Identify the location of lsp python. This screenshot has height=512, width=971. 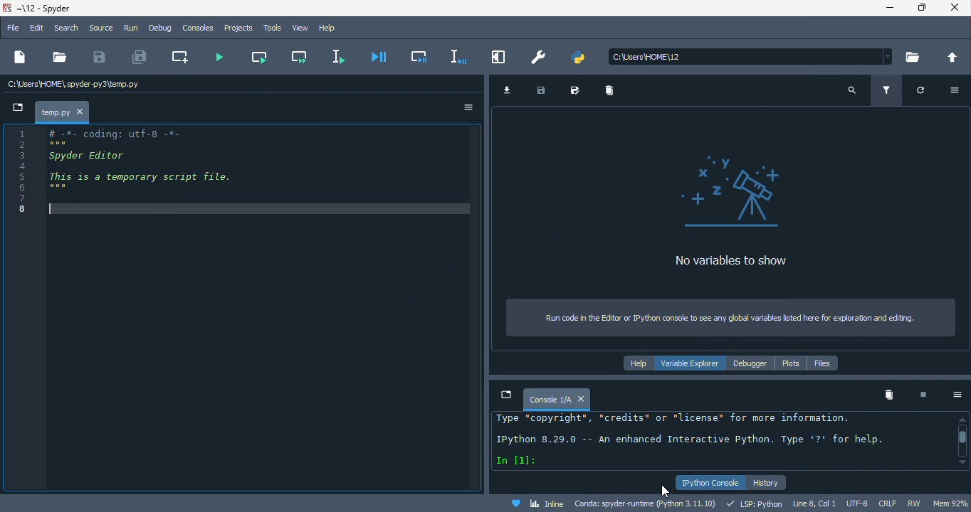
(758, 503).